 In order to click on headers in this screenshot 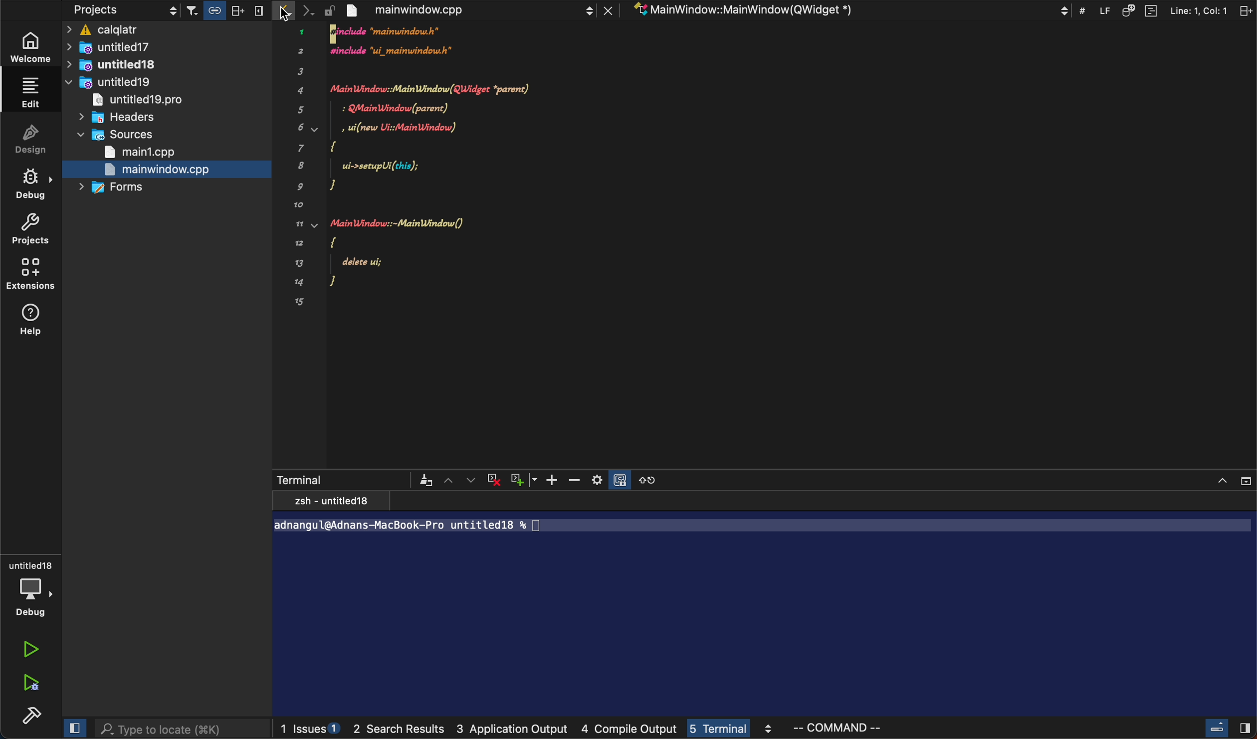, I will do `click(125, 118)`.